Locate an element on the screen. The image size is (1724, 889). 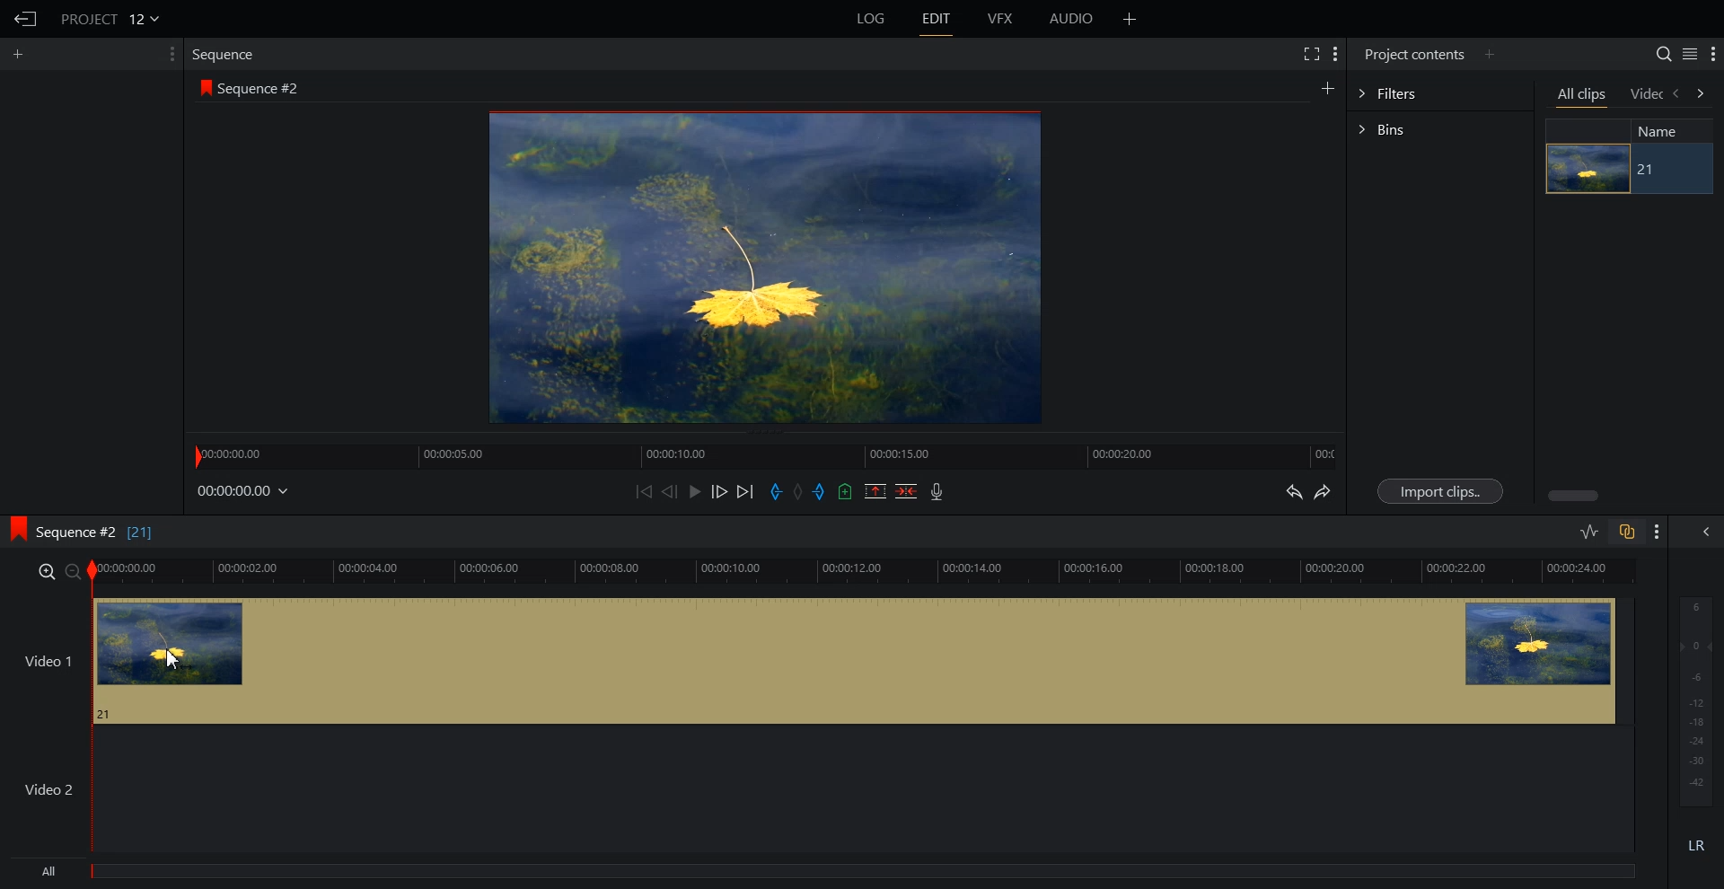
Add in mark in the current video is located at coordinates (776, 492).